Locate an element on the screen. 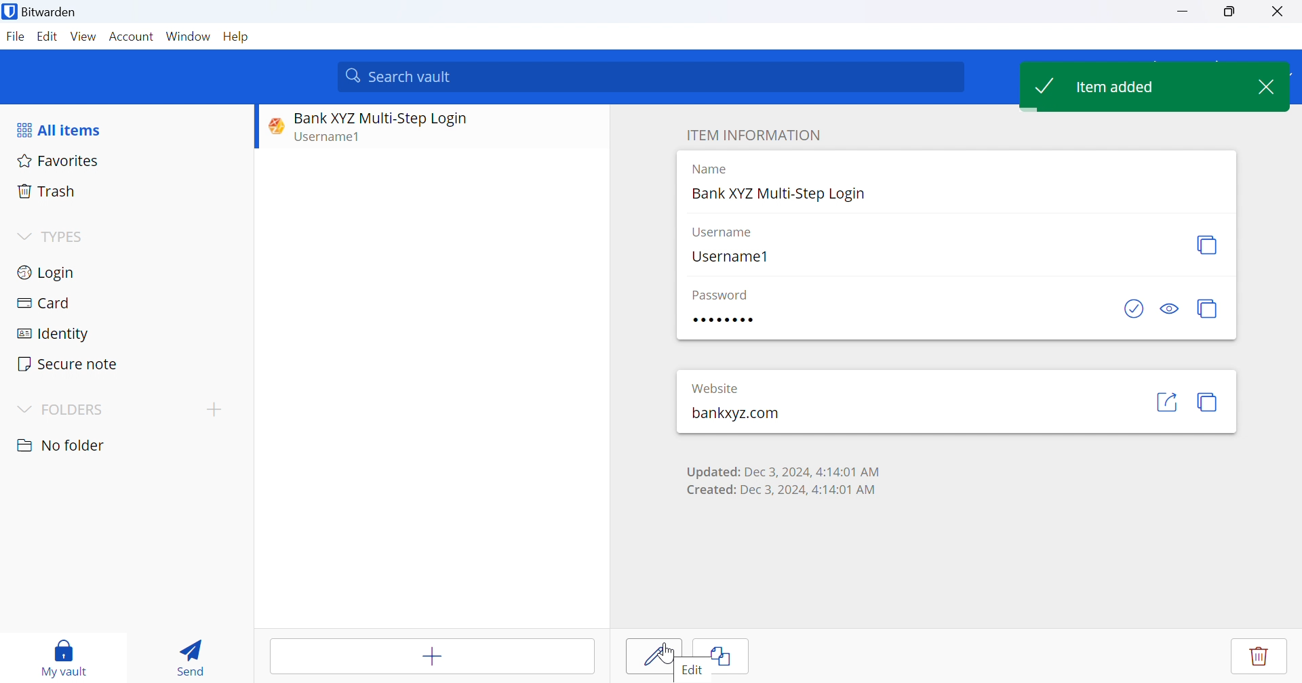  Edit is located at coordinates (695, 671).